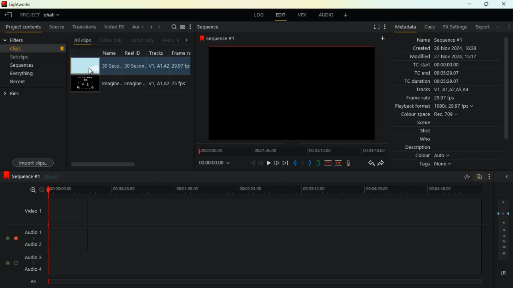  I want to click on close, so click(505, 4).